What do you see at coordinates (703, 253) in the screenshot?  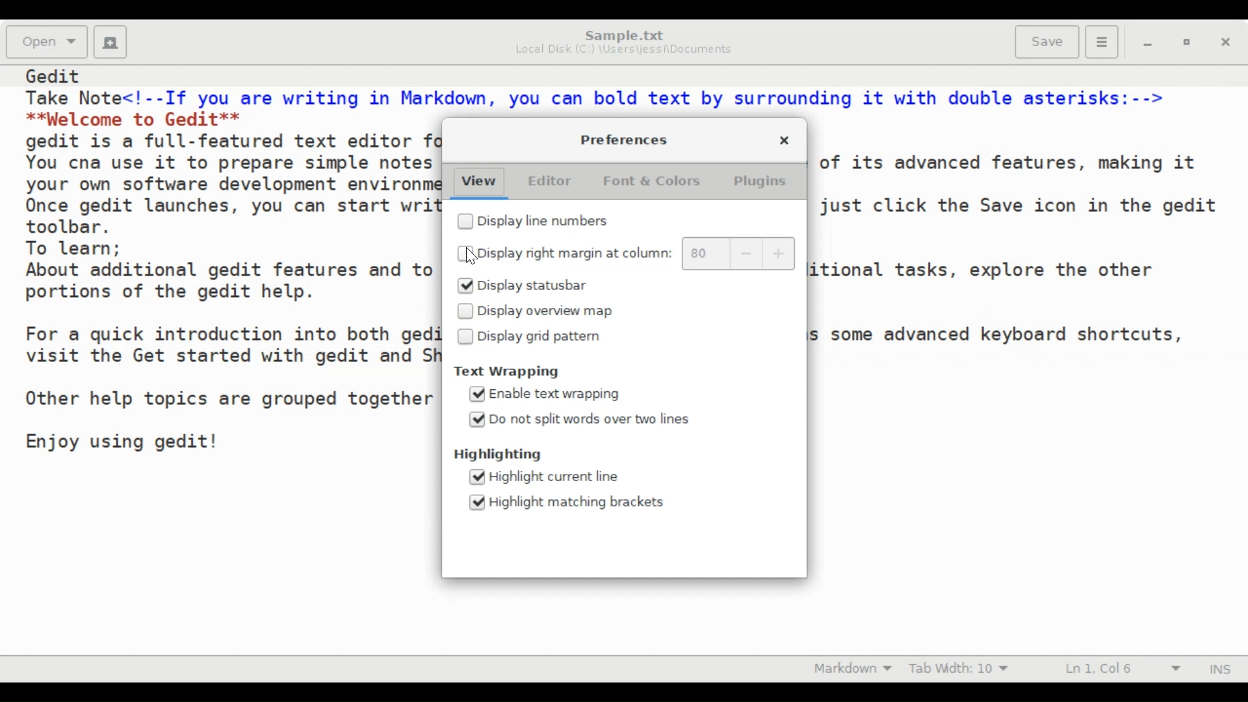 I see `80` at bounding box center [703, 253].